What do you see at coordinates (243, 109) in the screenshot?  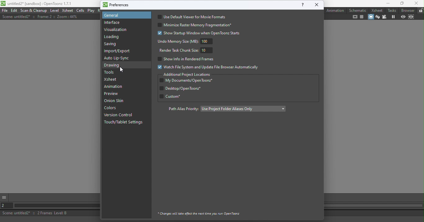 I see `Drop down menu` at bounding box center [243, 109].